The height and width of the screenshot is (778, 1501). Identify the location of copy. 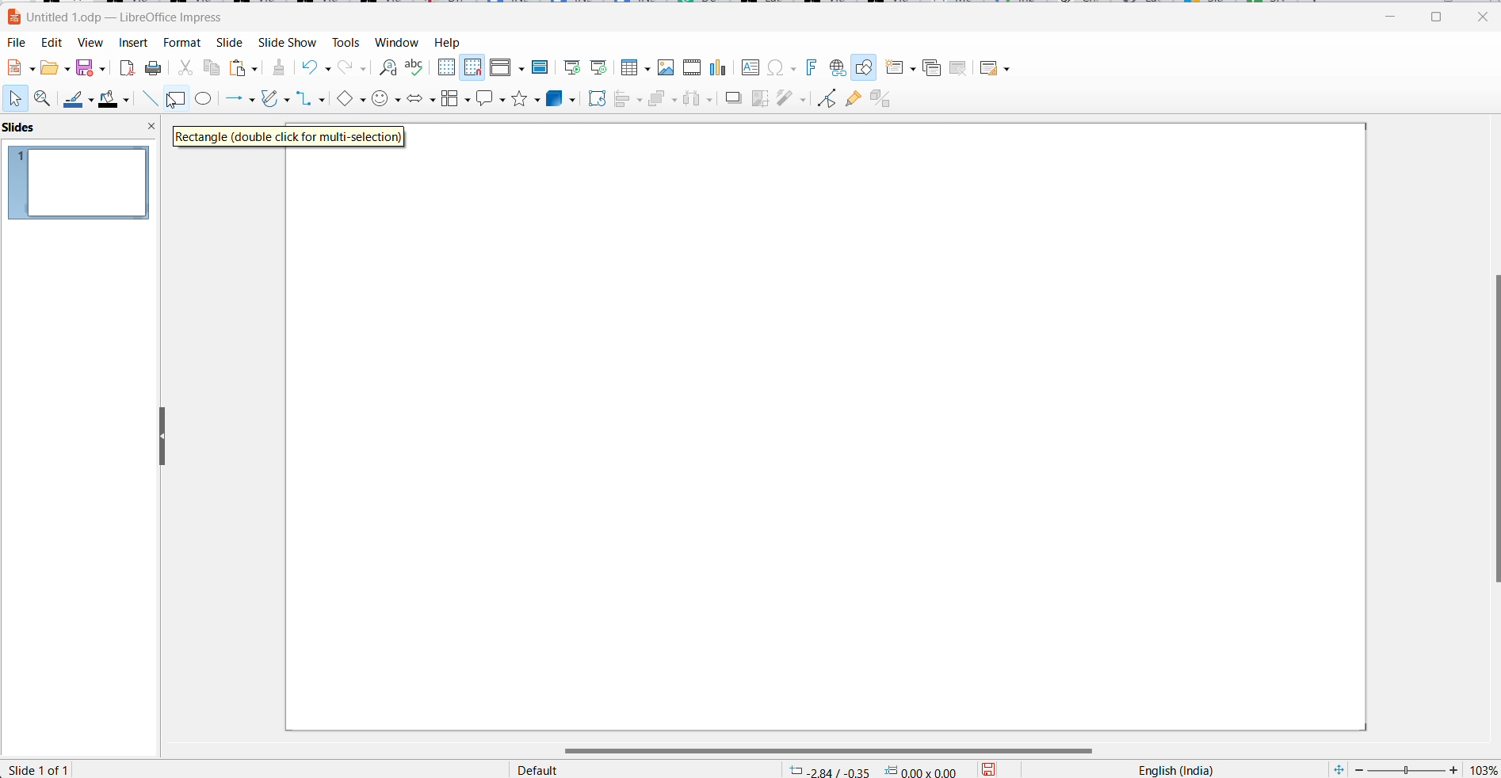
(213, 68).